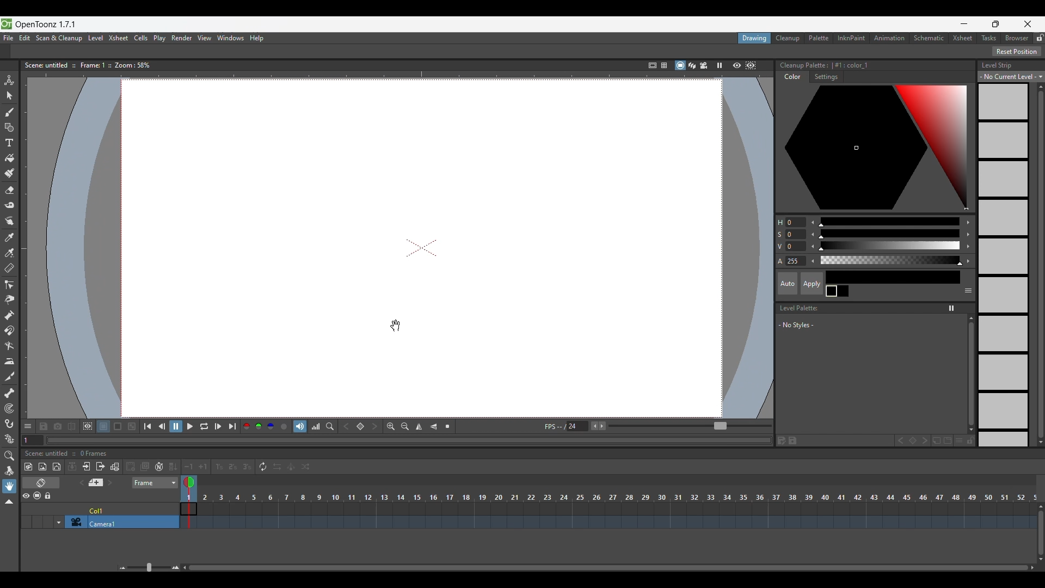 The width and height of the screenshot is (1045, 588). Describe the element at coordinates (923, 440) in the screenshot. I see `Next key` at that location.